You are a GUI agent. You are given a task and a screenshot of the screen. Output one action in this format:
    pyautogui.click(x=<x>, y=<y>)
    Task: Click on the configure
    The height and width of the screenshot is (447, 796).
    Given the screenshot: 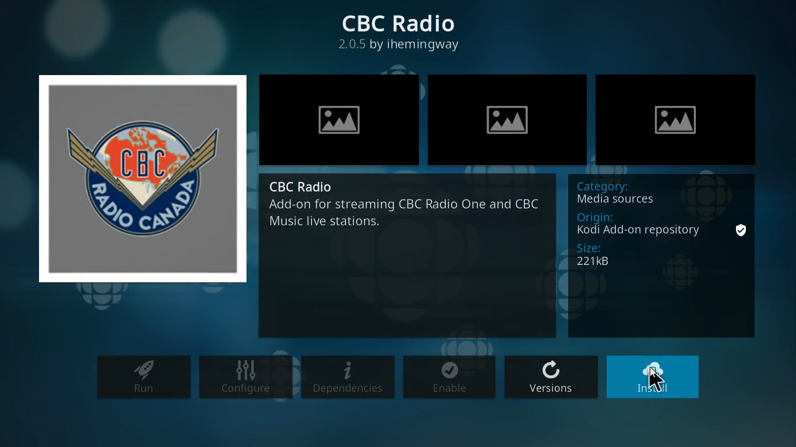 What is the action you would take?
    pyautogui.click(x=246, y=377)
    